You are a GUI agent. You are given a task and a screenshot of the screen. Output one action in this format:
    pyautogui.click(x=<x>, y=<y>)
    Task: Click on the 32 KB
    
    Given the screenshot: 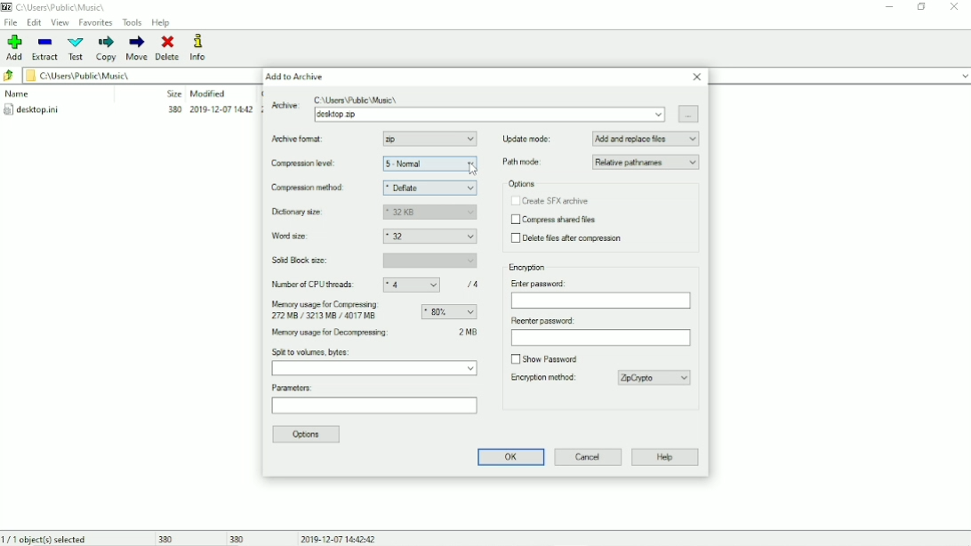 What is the action you would take?
    pyautogui.click(x=429, y=213)
    